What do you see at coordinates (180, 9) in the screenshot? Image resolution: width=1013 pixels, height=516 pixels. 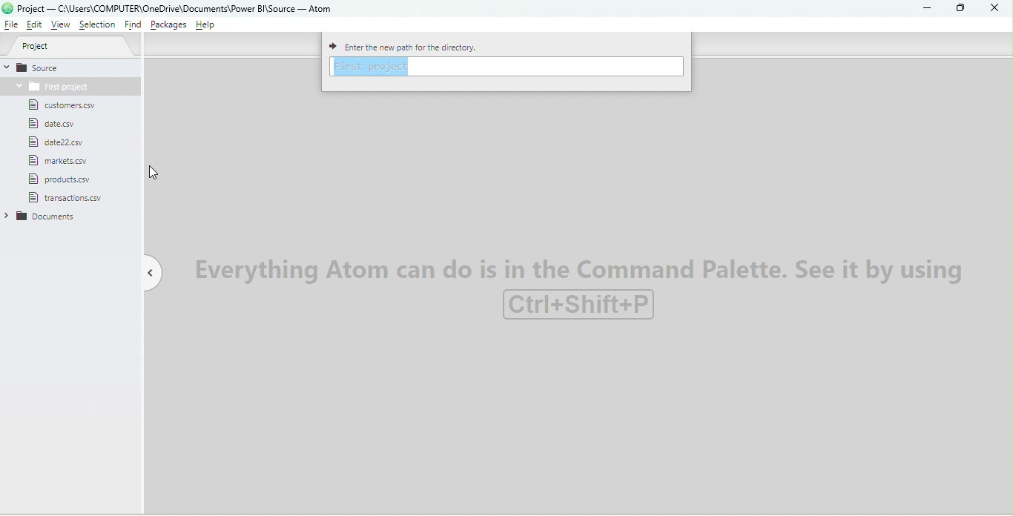 I see `File name` at bounding box center [180, 9].